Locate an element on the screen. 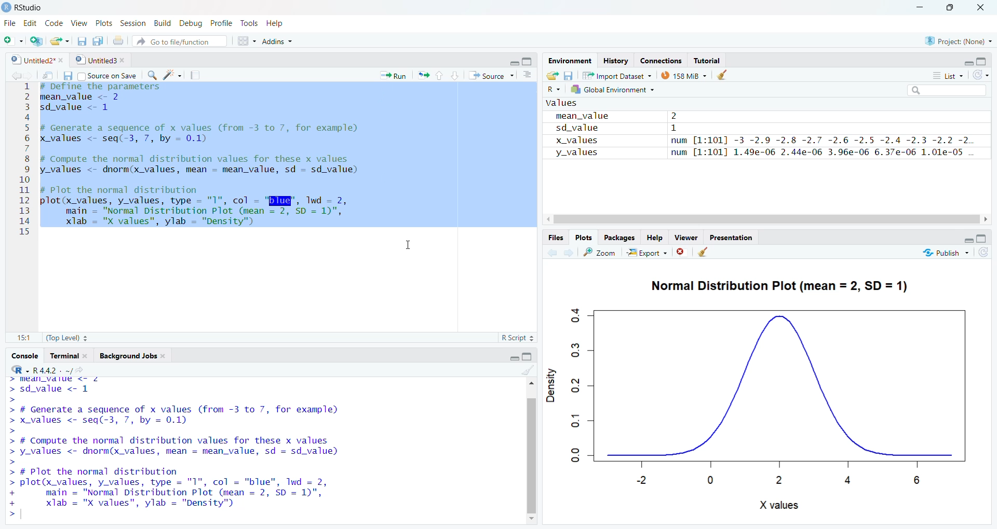 This screenshot has width=997, height=529. Code is located at coordinates (53, 23).